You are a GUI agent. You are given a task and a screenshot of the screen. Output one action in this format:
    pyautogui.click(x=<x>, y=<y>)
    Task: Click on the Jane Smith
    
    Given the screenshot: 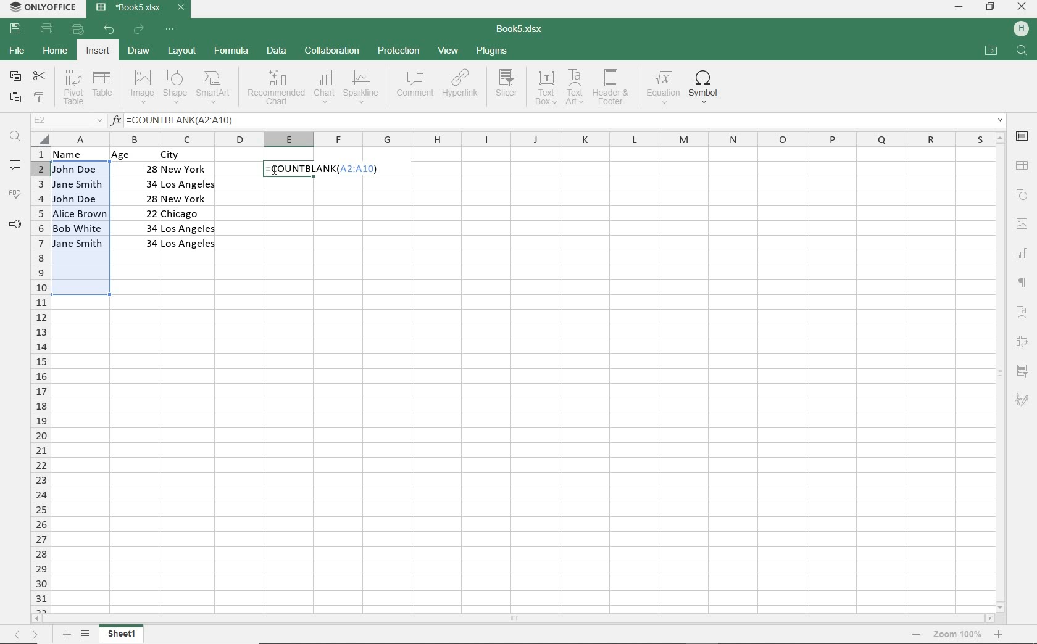 What is the action you would take?
    pyautogui.click(x=78, y=244)
    